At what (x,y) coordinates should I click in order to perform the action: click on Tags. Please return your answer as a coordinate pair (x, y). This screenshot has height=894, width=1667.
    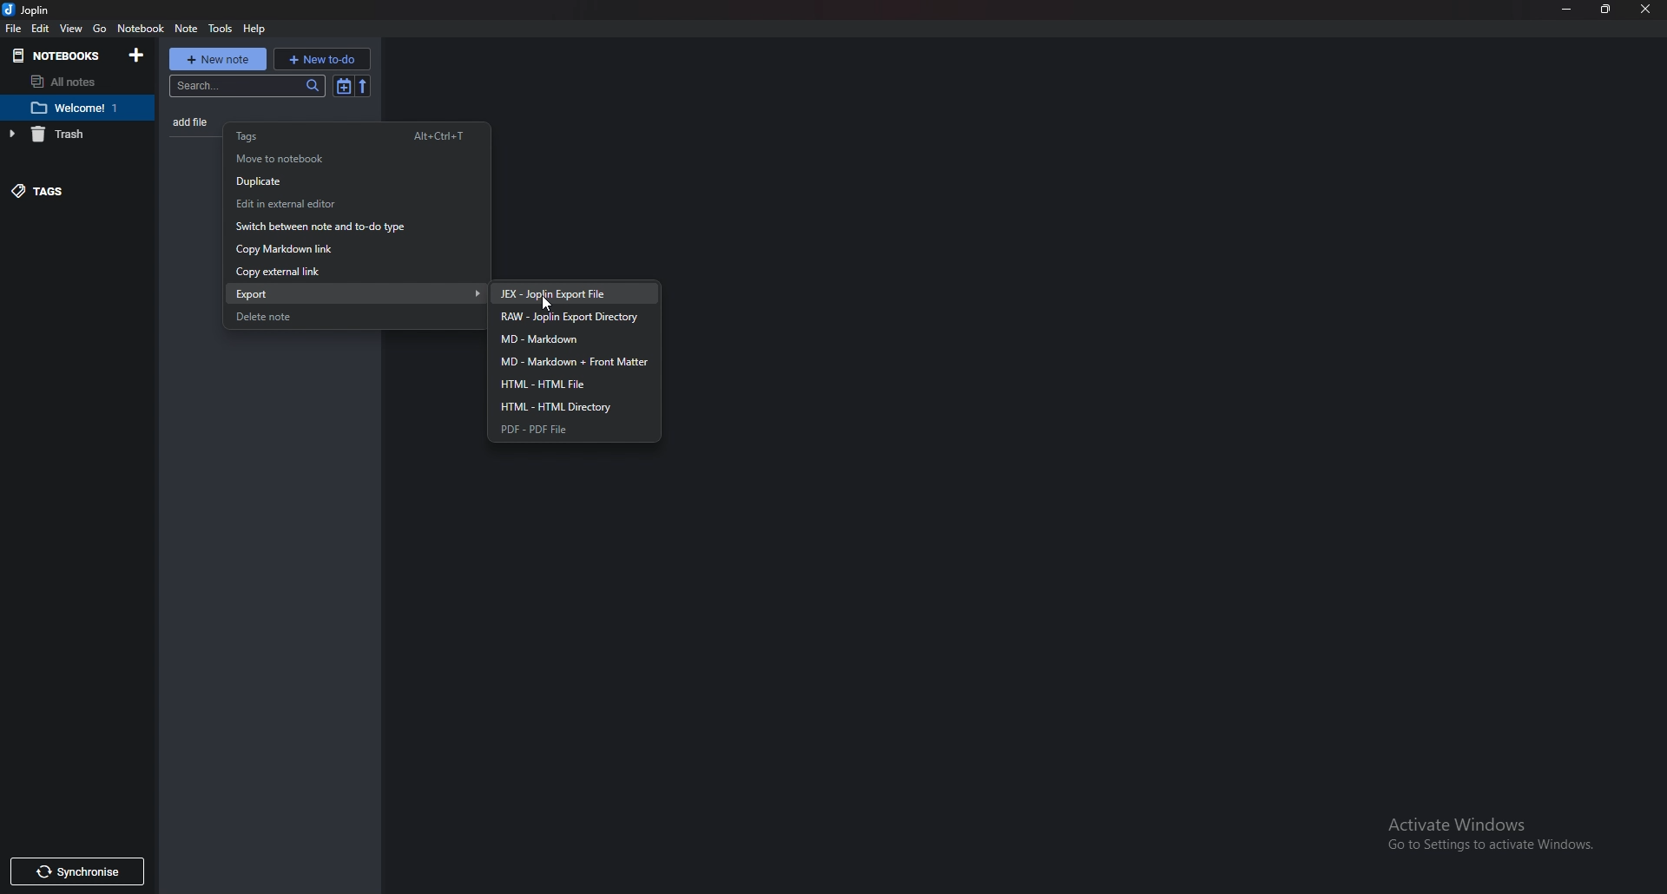
    Looking at the image, I should click on (356, 135).